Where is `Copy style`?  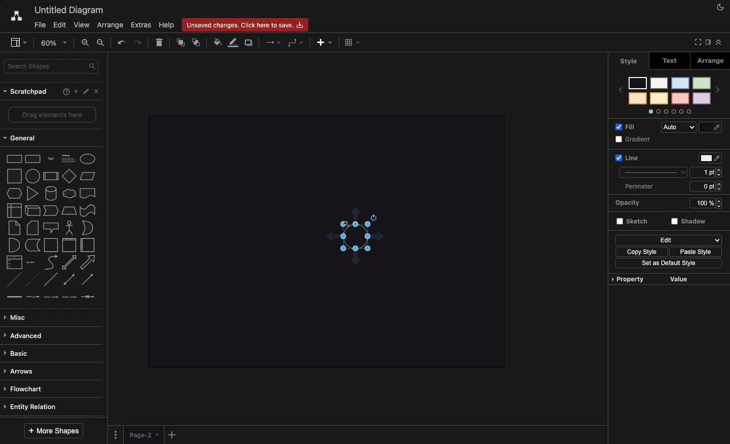 Copy style is located at coordinates (644, 251).